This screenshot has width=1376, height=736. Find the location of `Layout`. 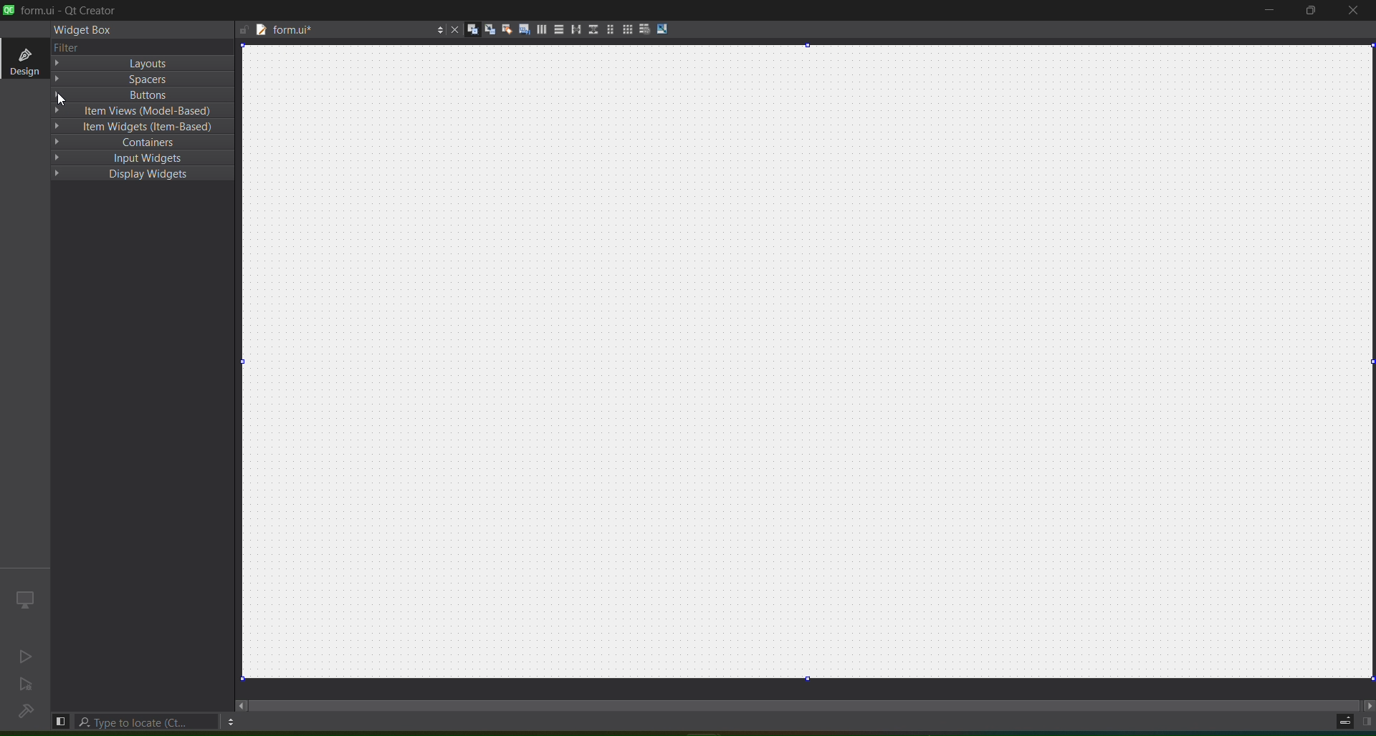

Layout is located at coordinates (144, 63).